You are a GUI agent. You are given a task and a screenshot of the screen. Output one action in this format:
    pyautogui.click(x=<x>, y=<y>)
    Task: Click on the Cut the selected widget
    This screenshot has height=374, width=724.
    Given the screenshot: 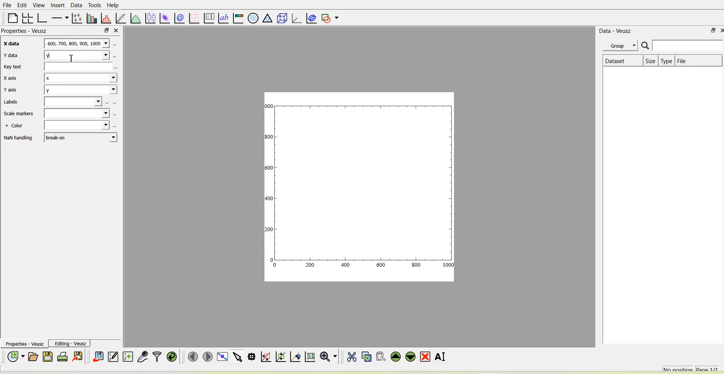 What is the action you would take?
    pyautogui.click(x=351, y=357)
    